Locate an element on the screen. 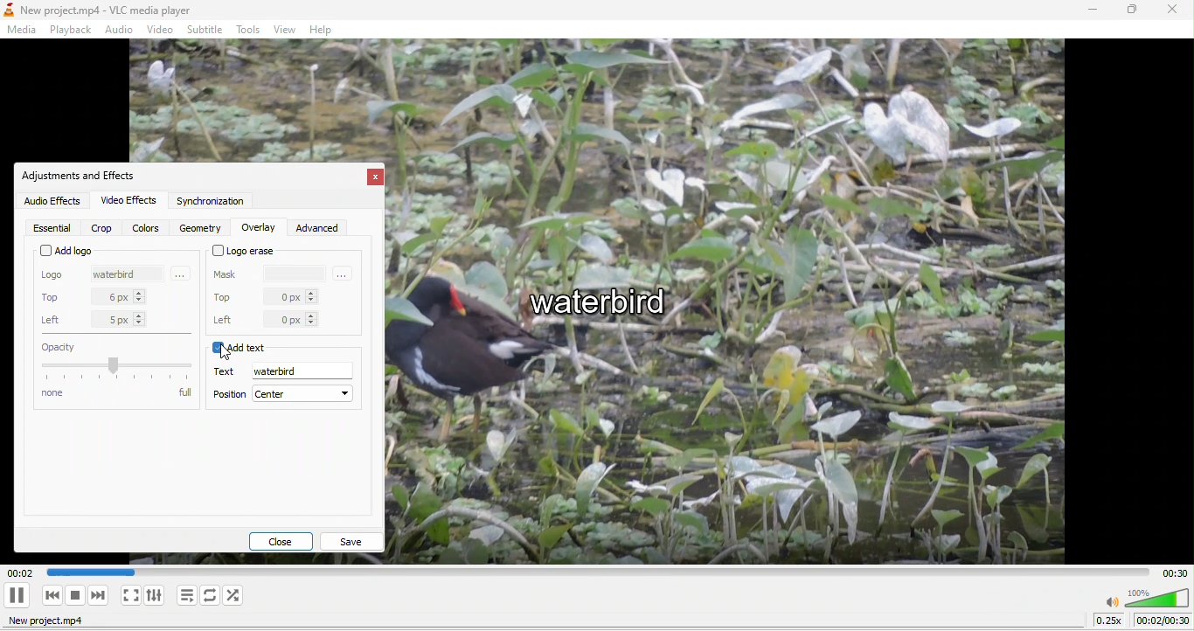 The width and height of the screenshot is (1194, 631). audio effect is located at coordinates (49, 201).